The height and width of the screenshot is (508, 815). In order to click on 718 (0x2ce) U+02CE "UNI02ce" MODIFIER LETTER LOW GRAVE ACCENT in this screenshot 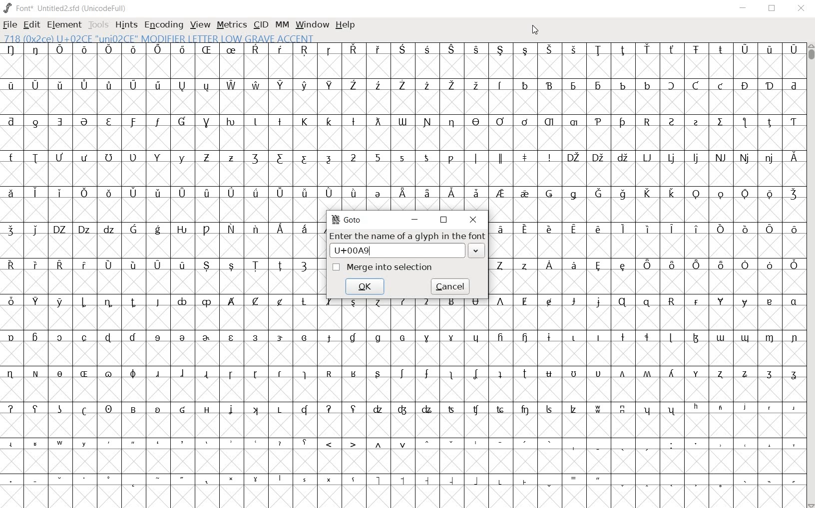, I will do `click(160, 38)`.